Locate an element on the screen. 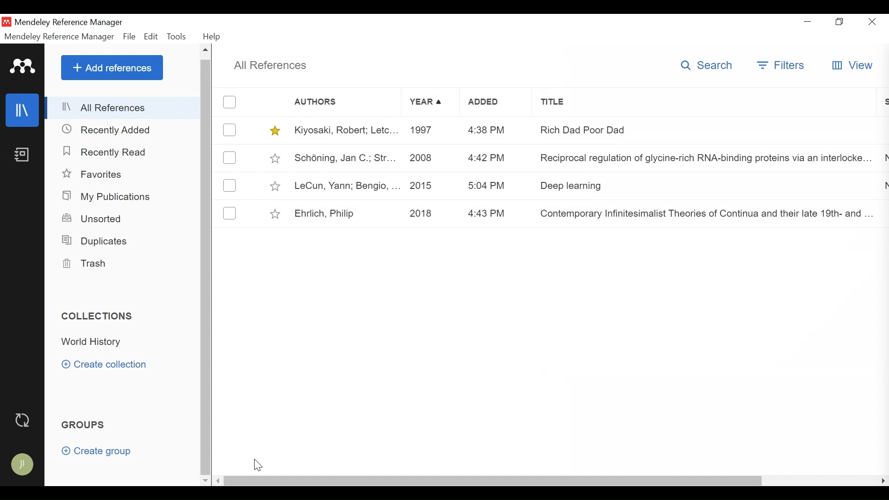 This screenshot has width=889, height=500. Mendeley Reference Manager is located at coordinates (60, 37).